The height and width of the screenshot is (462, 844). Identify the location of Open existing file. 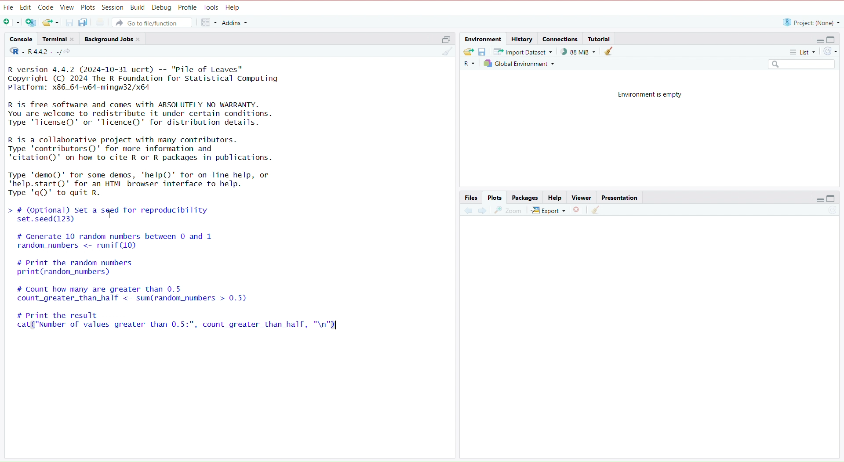
(50, 22).